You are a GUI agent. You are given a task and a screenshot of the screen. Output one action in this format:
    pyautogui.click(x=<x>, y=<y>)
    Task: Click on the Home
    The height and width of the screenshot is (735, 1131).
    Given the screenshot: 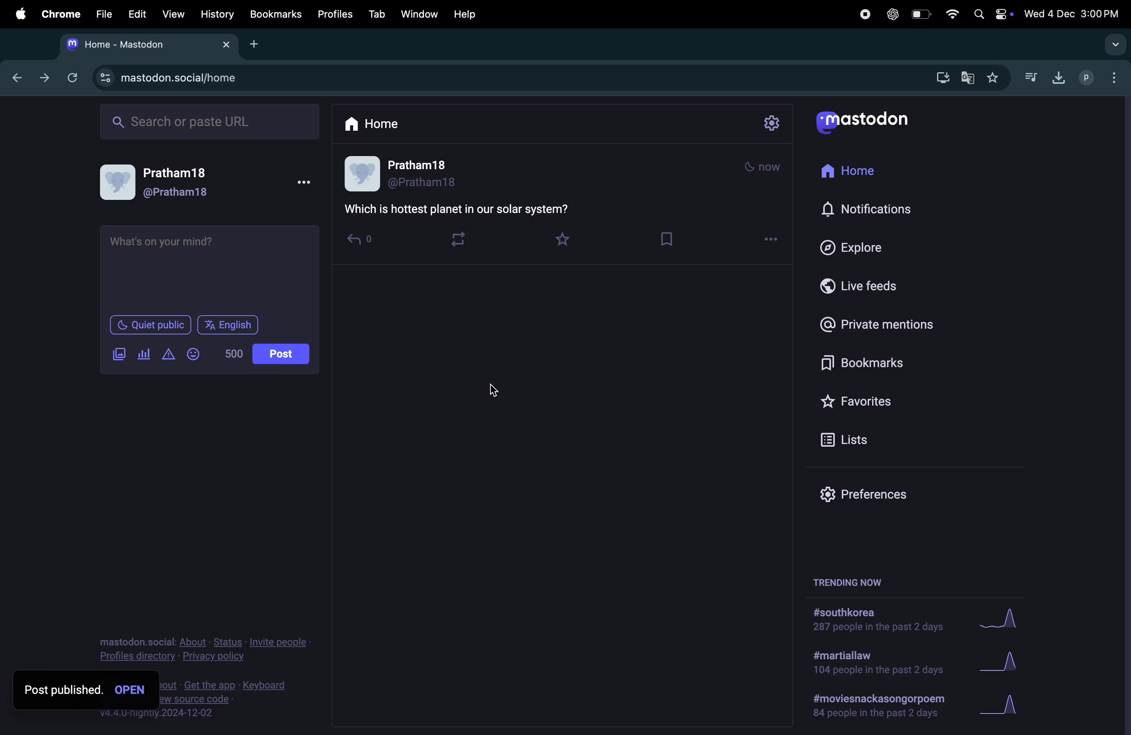 What is the action you would take?
    pyautogui.click(x=861, y=172)
    